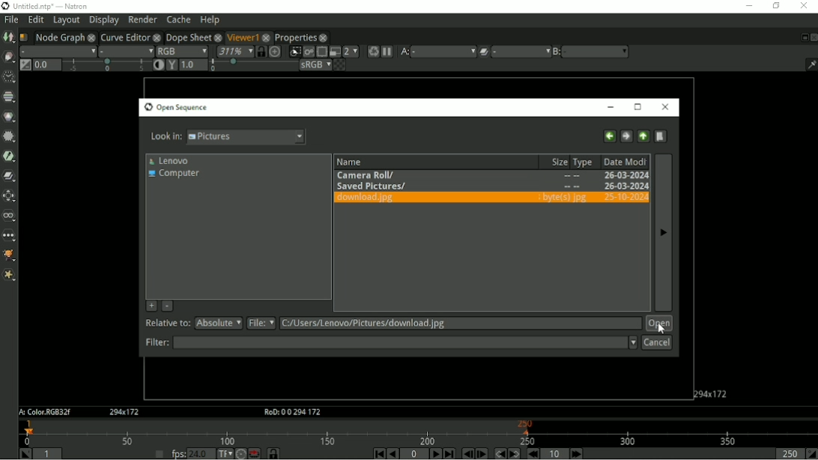 The height and width of the screenshot is (460, 818). I want to click on Forces a new render of the current frame, so click(372, 51).